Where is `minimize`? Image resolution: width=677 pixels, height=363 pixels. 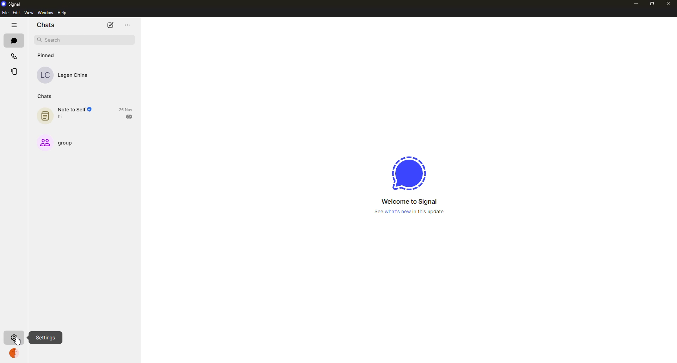
minimize is located at coordinates (636, 4).